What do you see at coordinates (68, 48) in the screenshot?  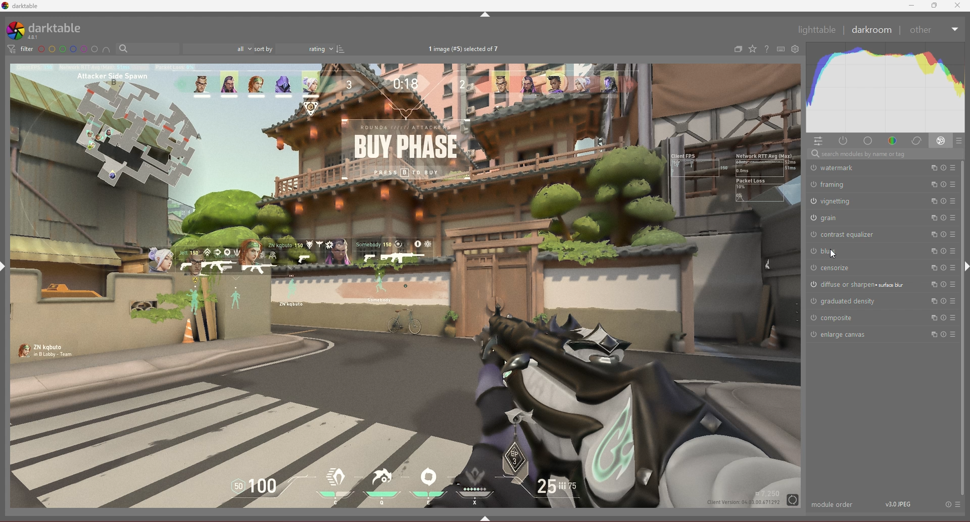 I see `color label` at bounding box center [68, 48].